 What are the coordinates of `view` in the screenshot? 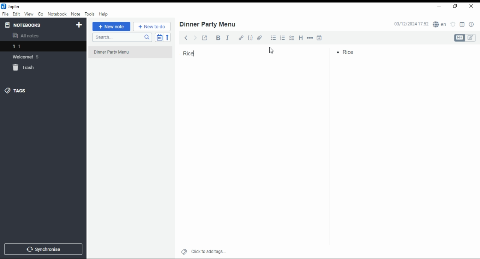 It's located at (28, 14).